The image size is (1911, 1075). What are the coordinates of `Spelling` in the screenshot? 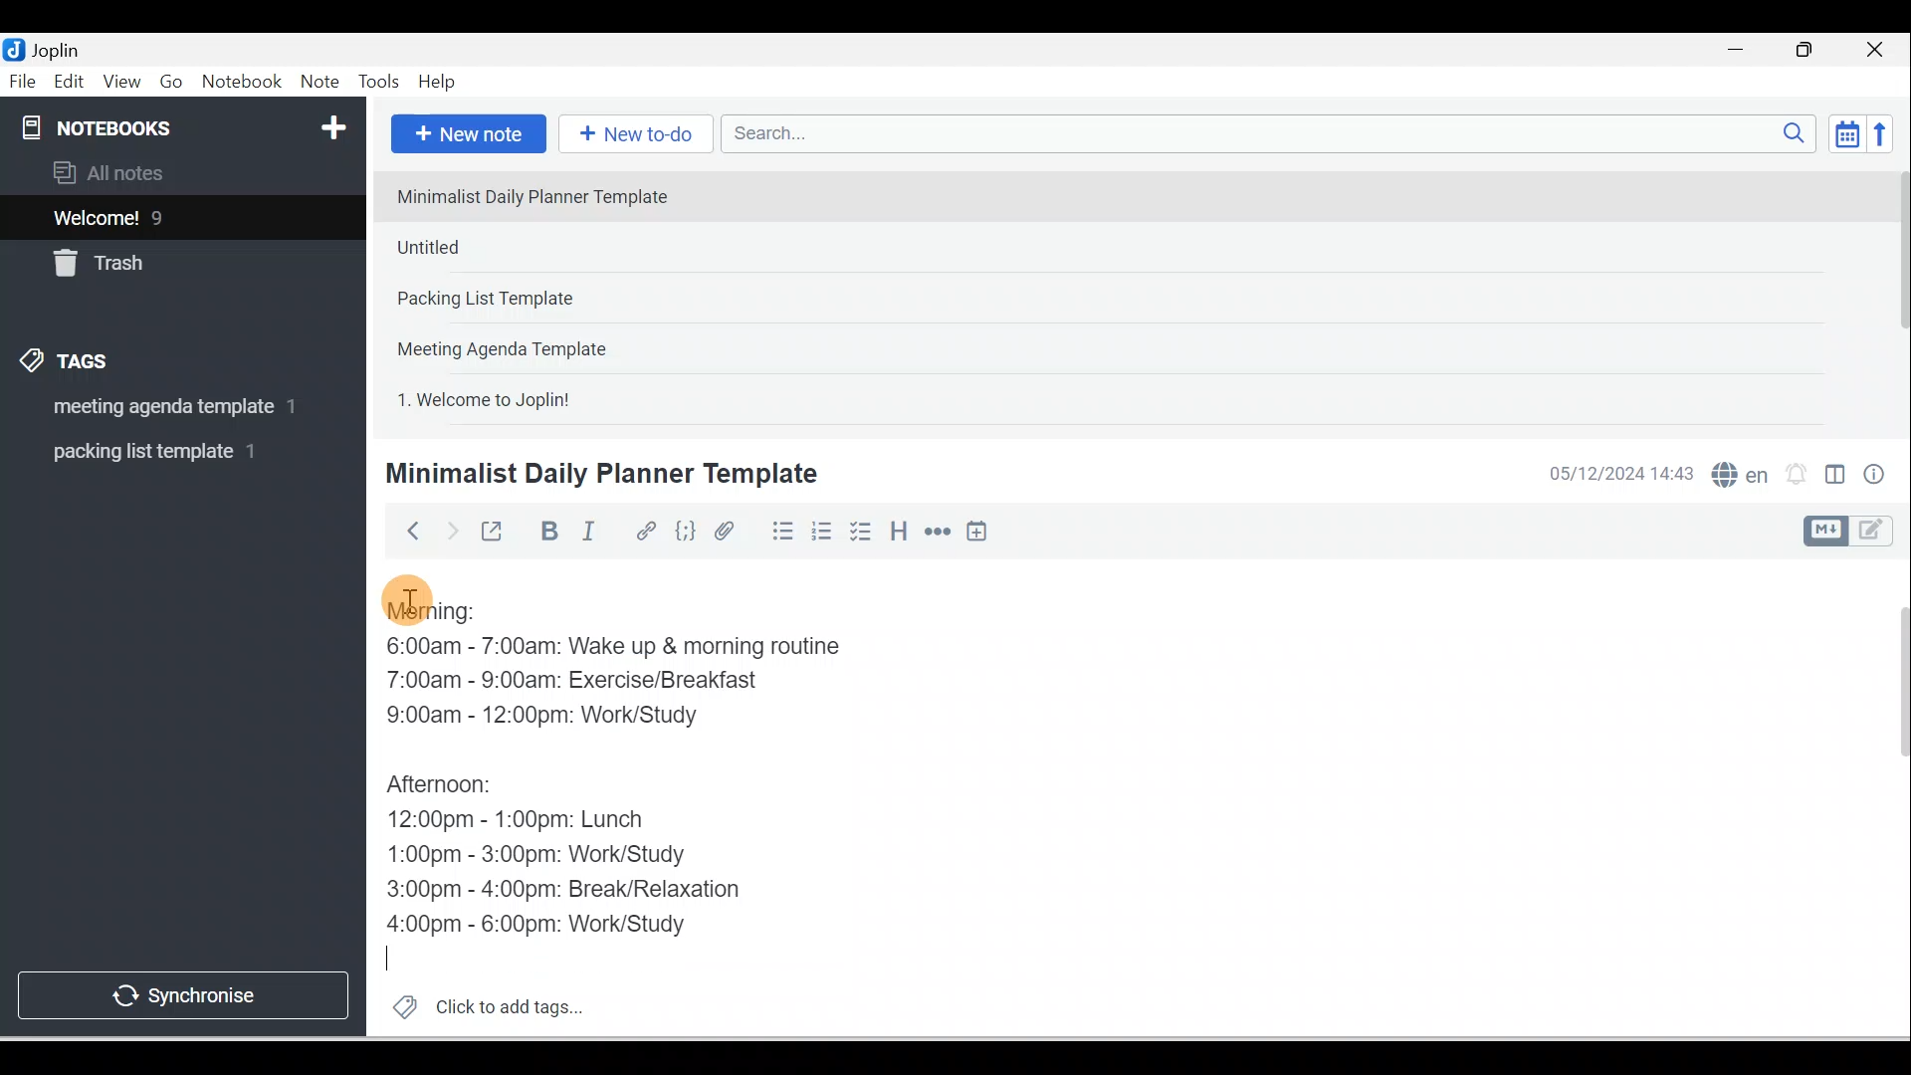 It's located at (1736, 472).